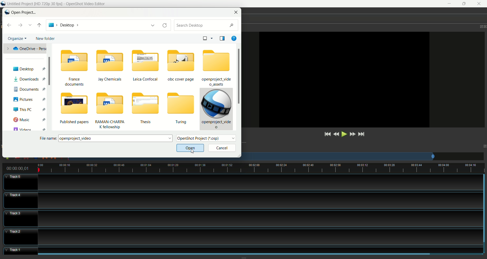 The image size is (487, 259). What do you see at coordinates (29, 79) in the screenshot?
I see `downloads` at bounding box center [29, 79].